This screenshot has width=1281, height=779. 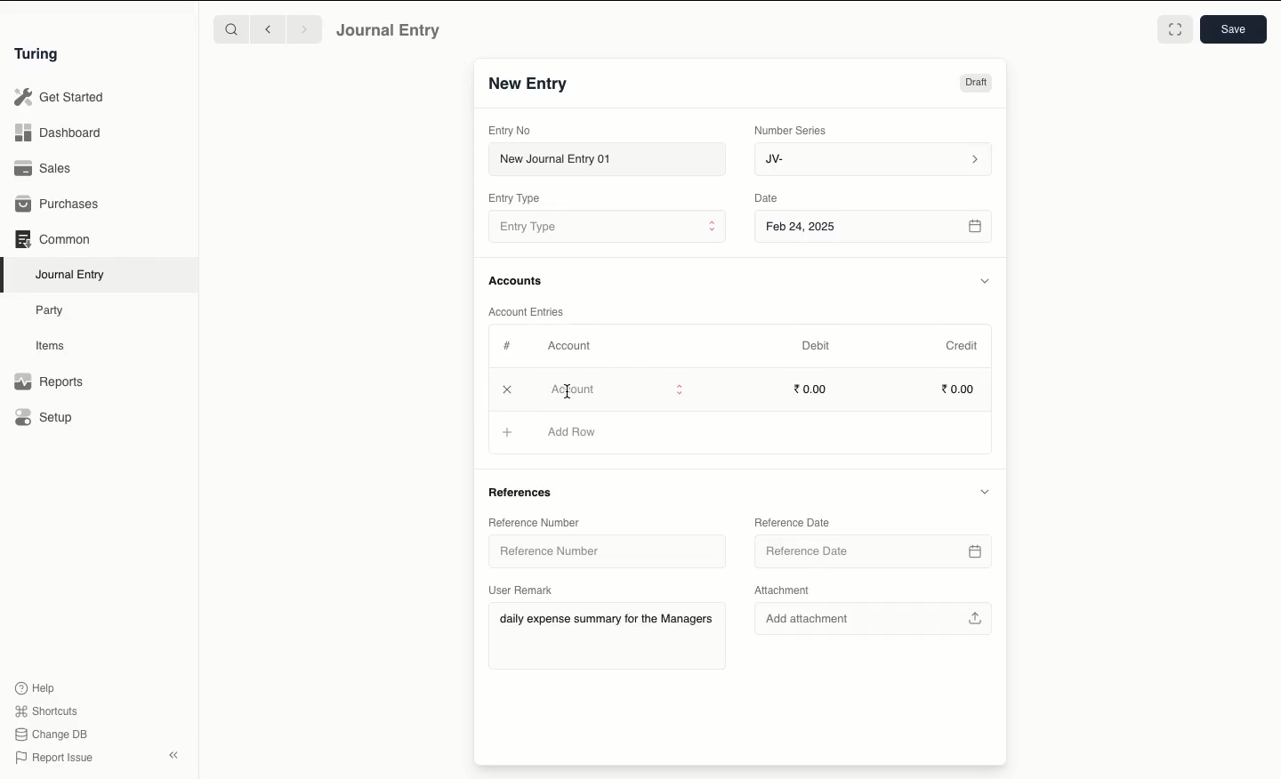 I want to click on Reference Number, so click(x=600, y=551).